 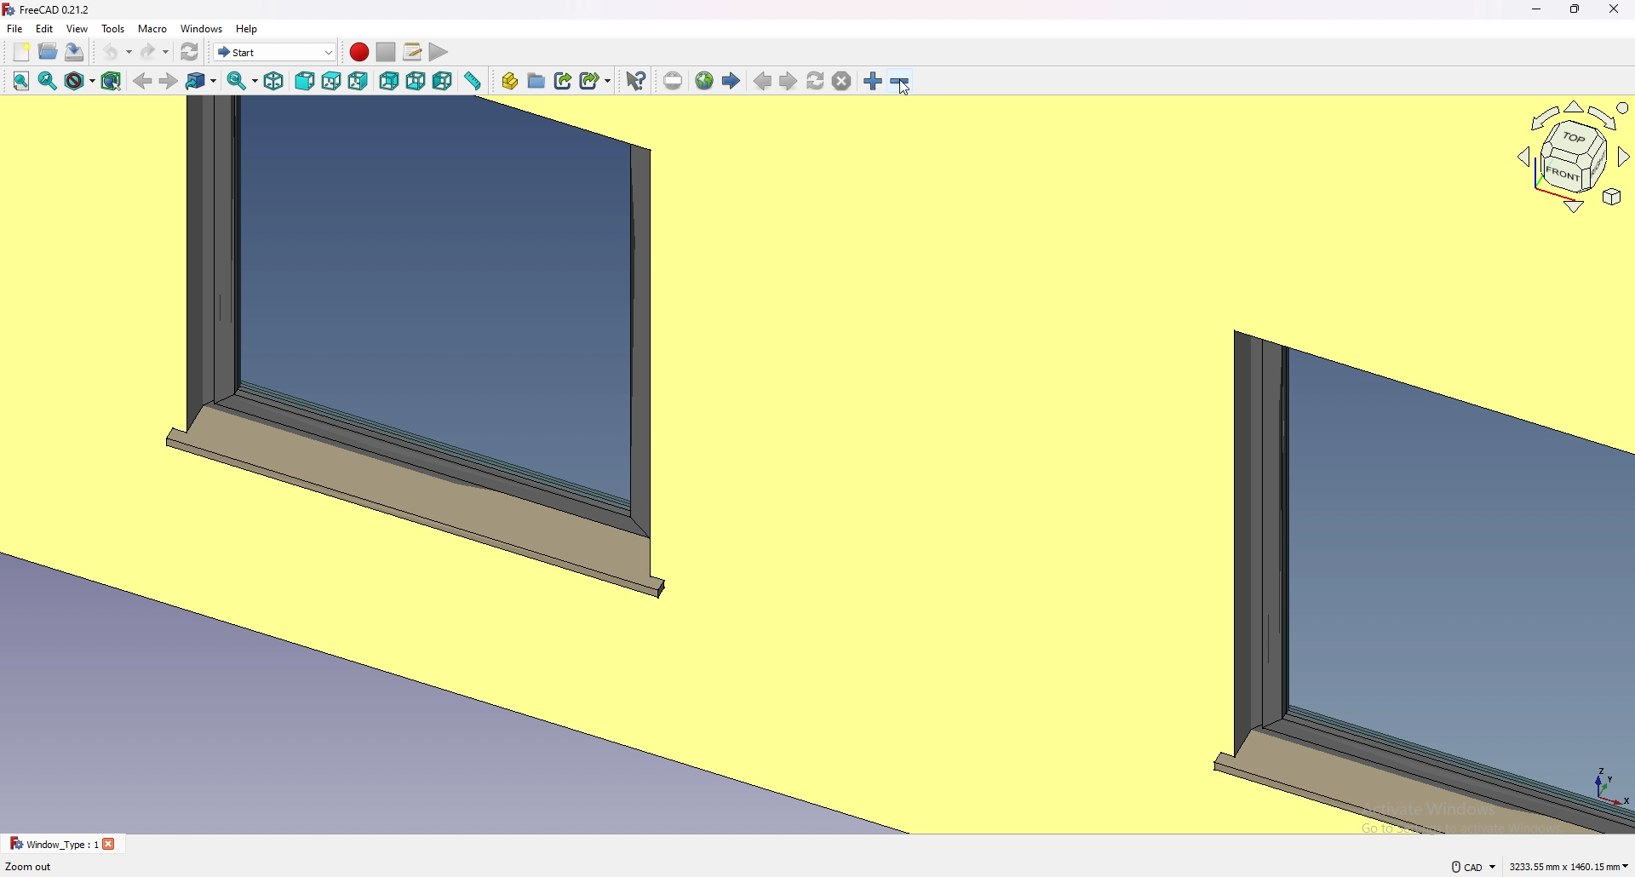 What do you see at coordinates (80, 81) in the screenshot?
I see `draw style` at bounding box center [80, 81].